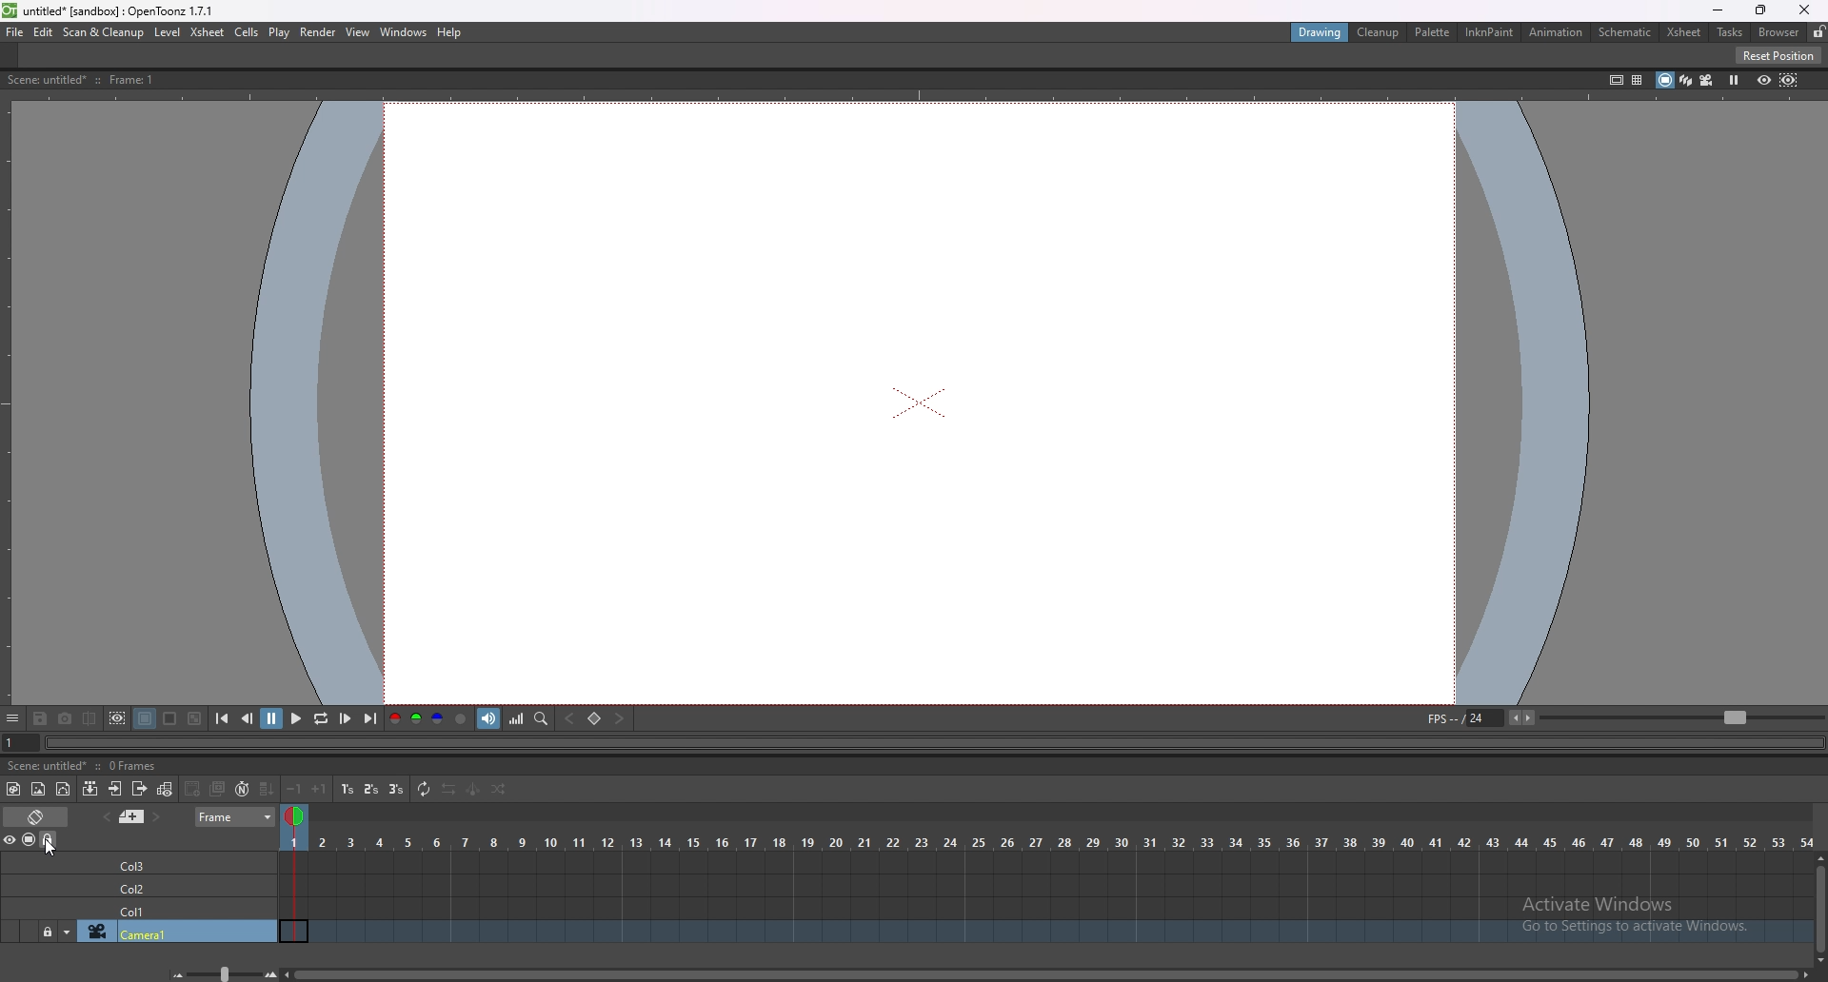 The height and width of the screenshot is (982, 1828). What do you see at coordinates (542, 719) in the screenshot?
I see `locator` at bounding box center [542, 719].